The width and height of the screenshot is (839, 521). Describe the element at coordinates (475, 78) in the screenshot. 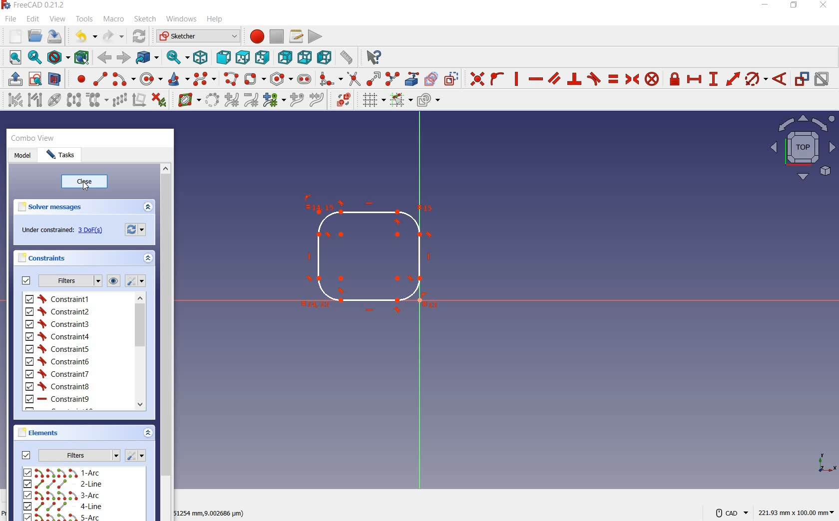

I see `constrain coincident` at that location.